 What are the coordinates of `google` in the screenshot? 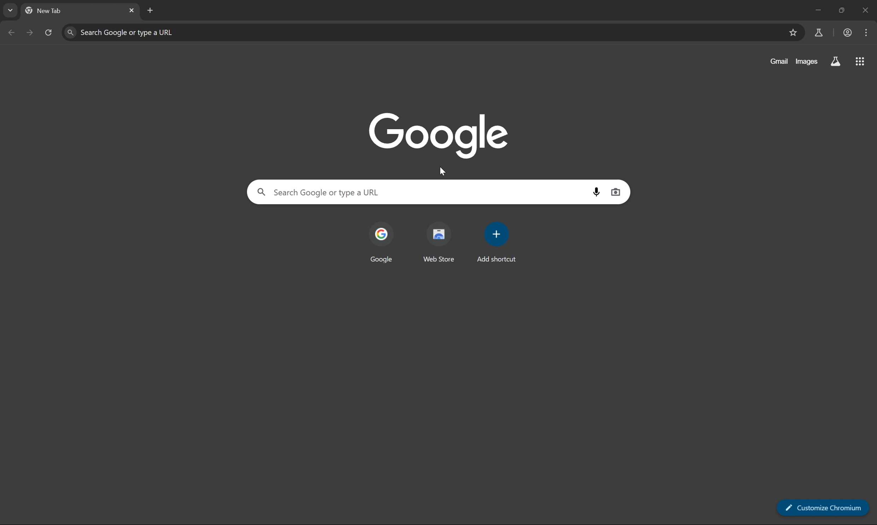 It's located at (383, 244).